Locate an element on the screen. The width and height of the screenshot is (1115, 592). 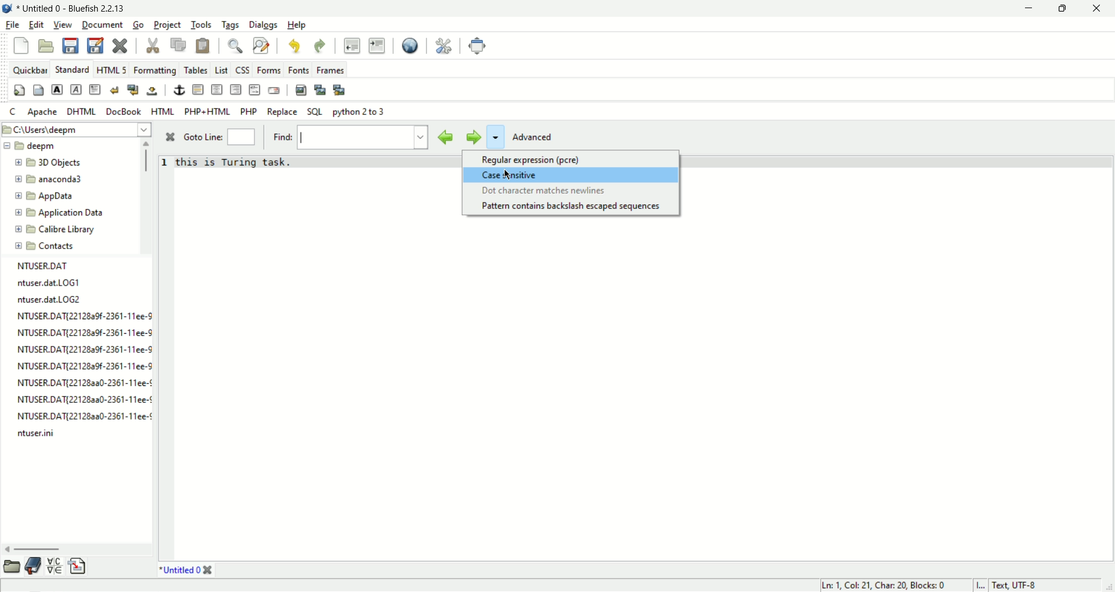
close is located at coordinates (172, 138).